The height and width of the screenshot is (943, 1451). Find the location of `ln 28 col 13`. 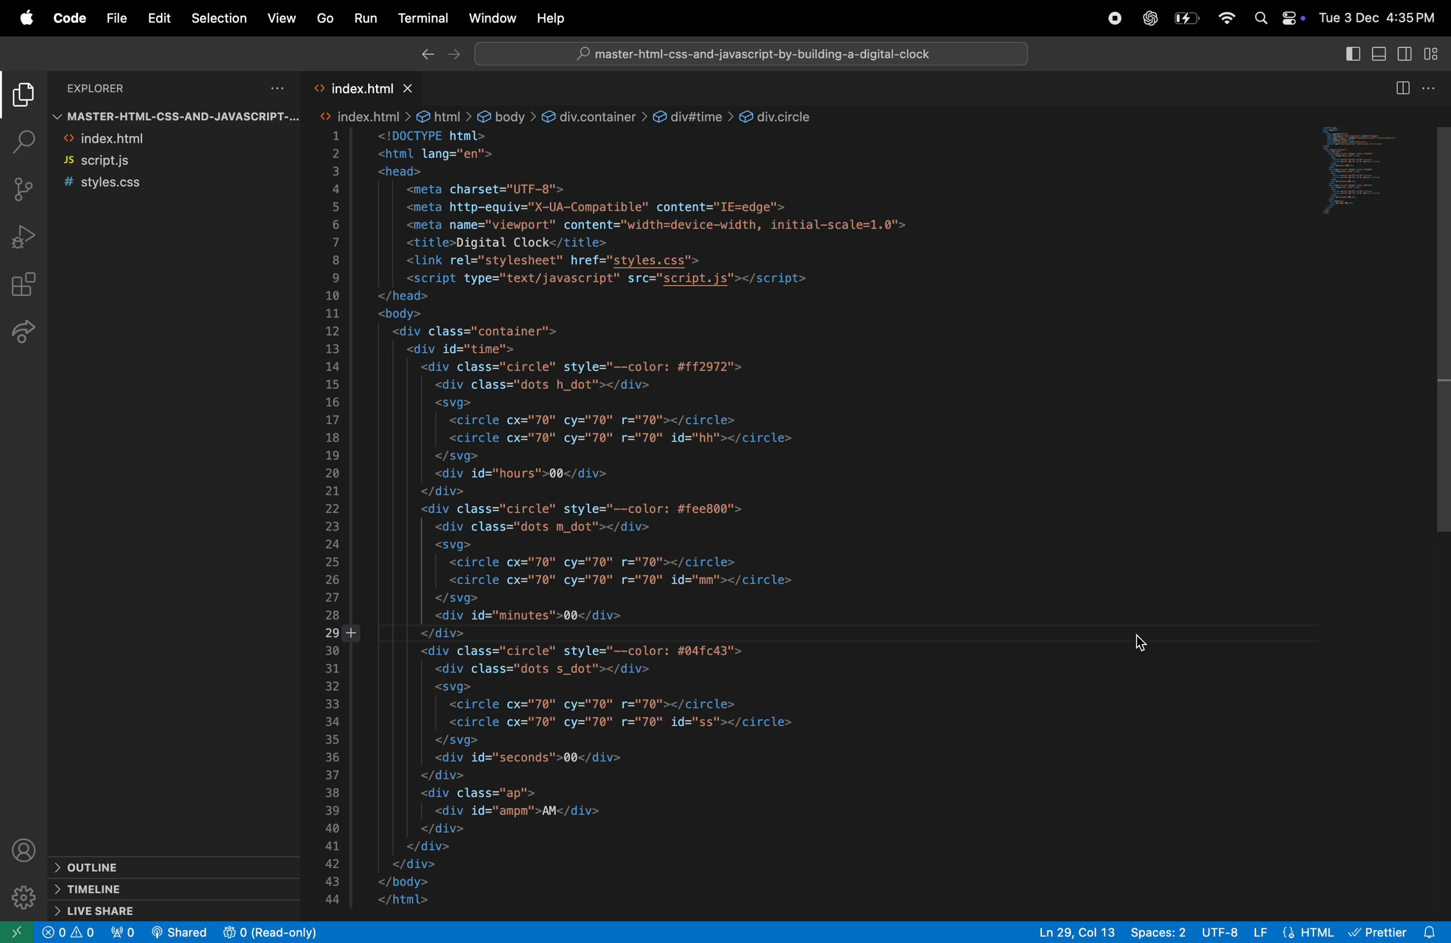

ln 28 col 13 is located at coordinates (1078, 931).